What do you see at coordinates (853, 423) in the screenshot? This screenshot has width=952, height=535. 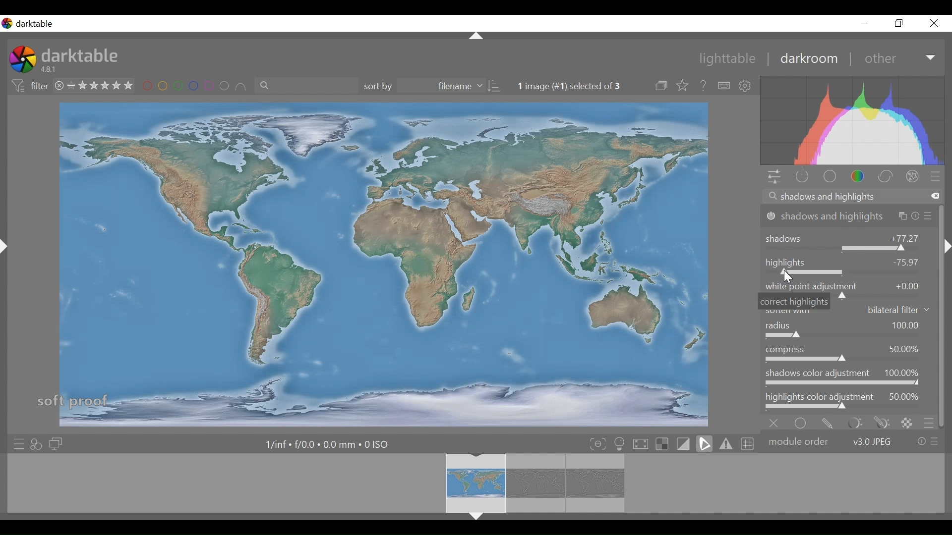 I see `parametric mask` at bounding box center [853, 423].